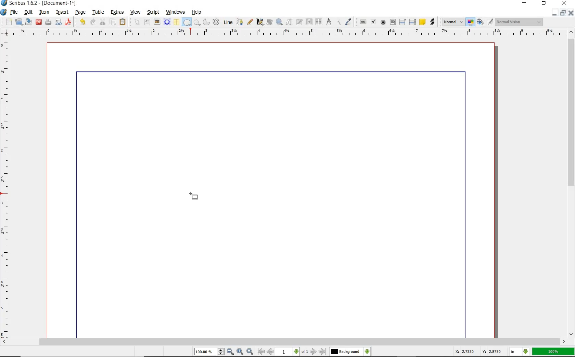 Image resolution: width=575 pixels, height=357 pixels. I want to click on SAVE, so click(29, 22).